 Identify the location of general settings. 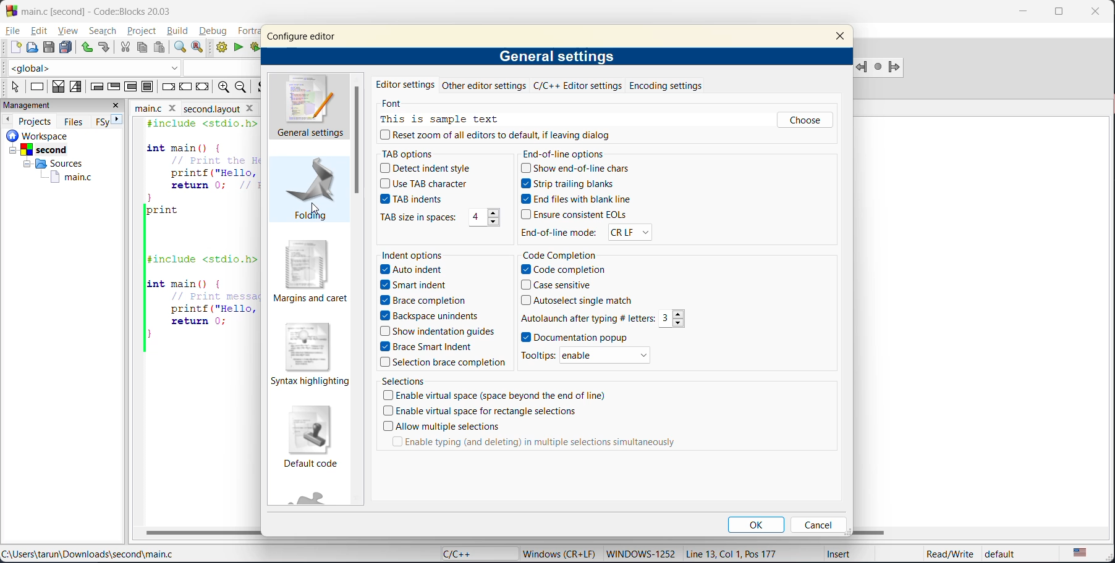
(557, 57).